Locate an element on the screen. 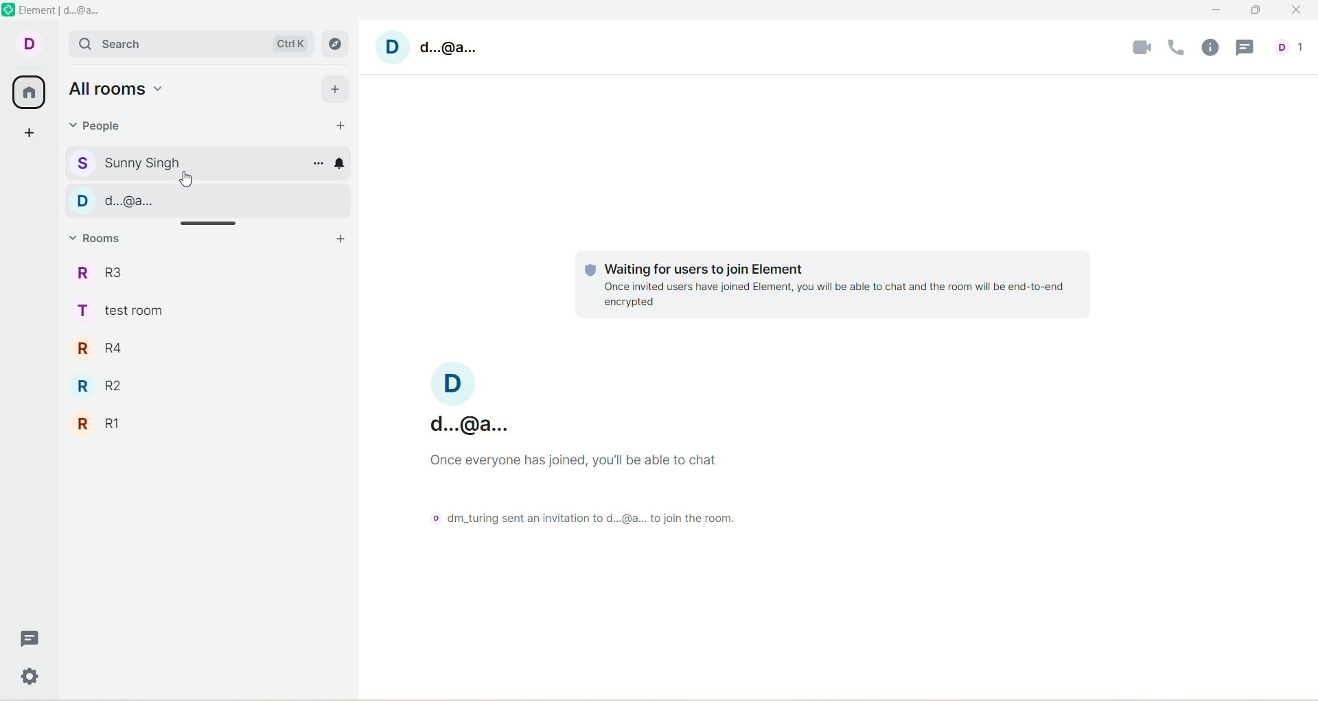 The image size is (1318, 701). start chat is located at coordinates (339, 126).